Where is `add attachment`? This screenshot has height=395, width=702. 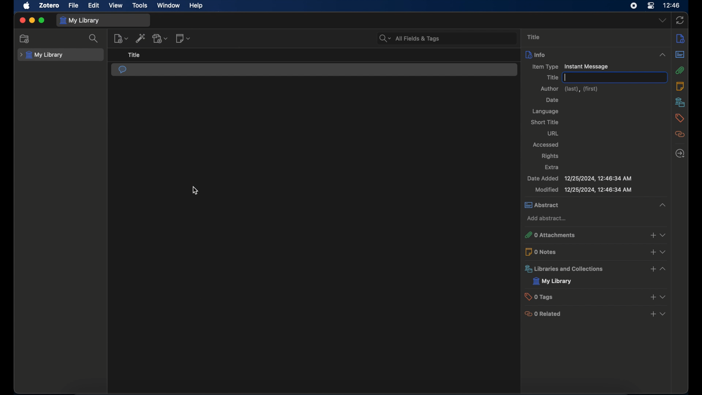 add attachment is located at coordinates (161, 38).